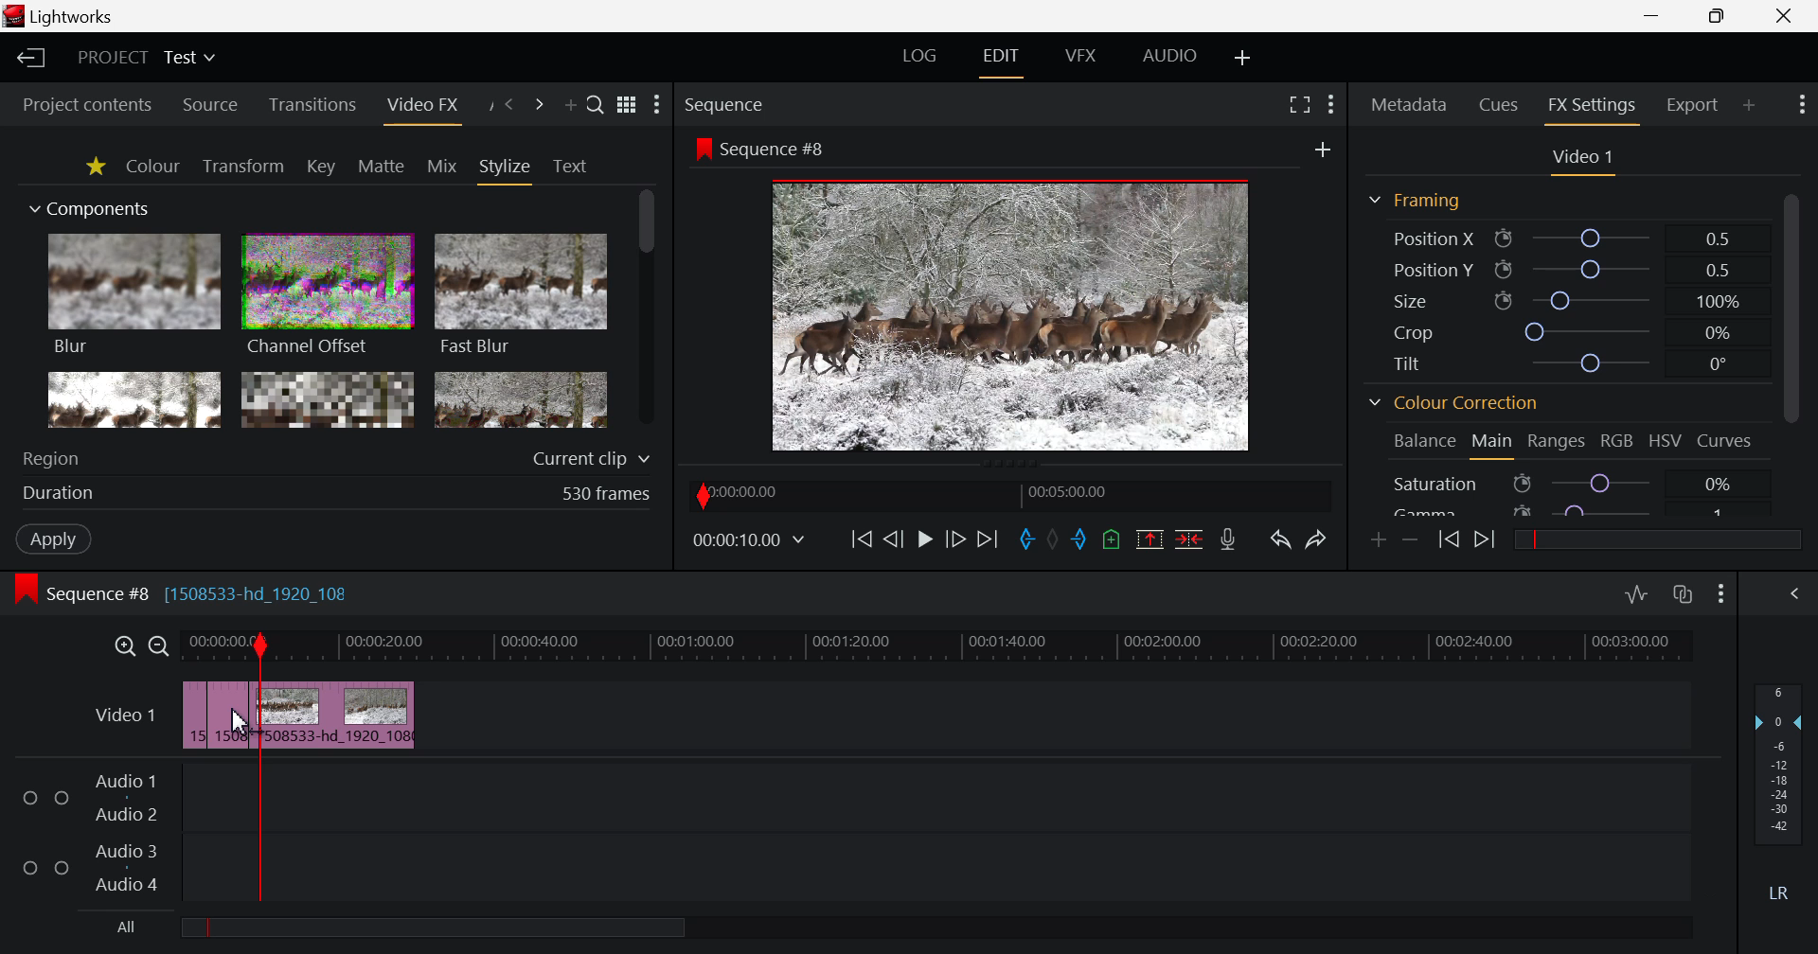 The image size is (1818, 954). Describe the element at coordinates (1314, 541) in the screenshot. I see `Redo` at that location.